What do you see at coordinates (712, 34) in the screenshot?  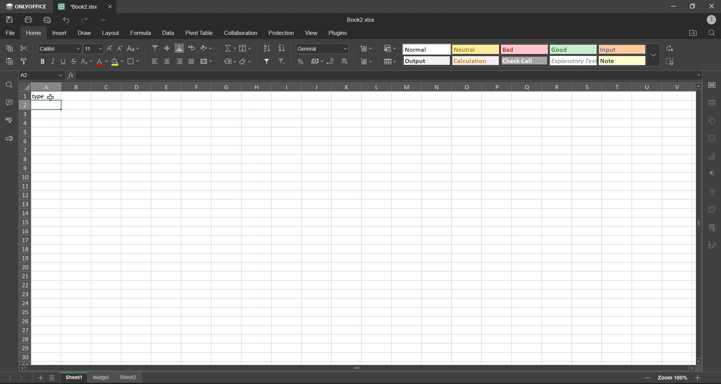 I see `find` at bounding box center [712, 34].